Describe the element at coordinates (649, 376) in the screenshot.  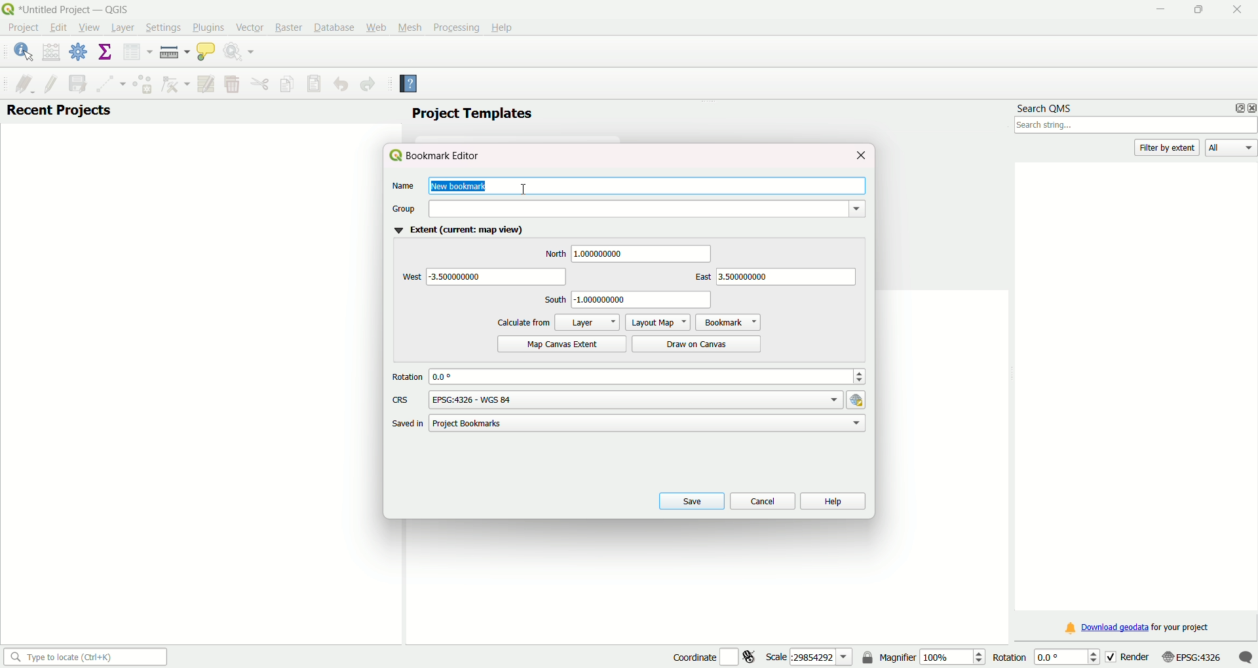
I see `text box` at that location.